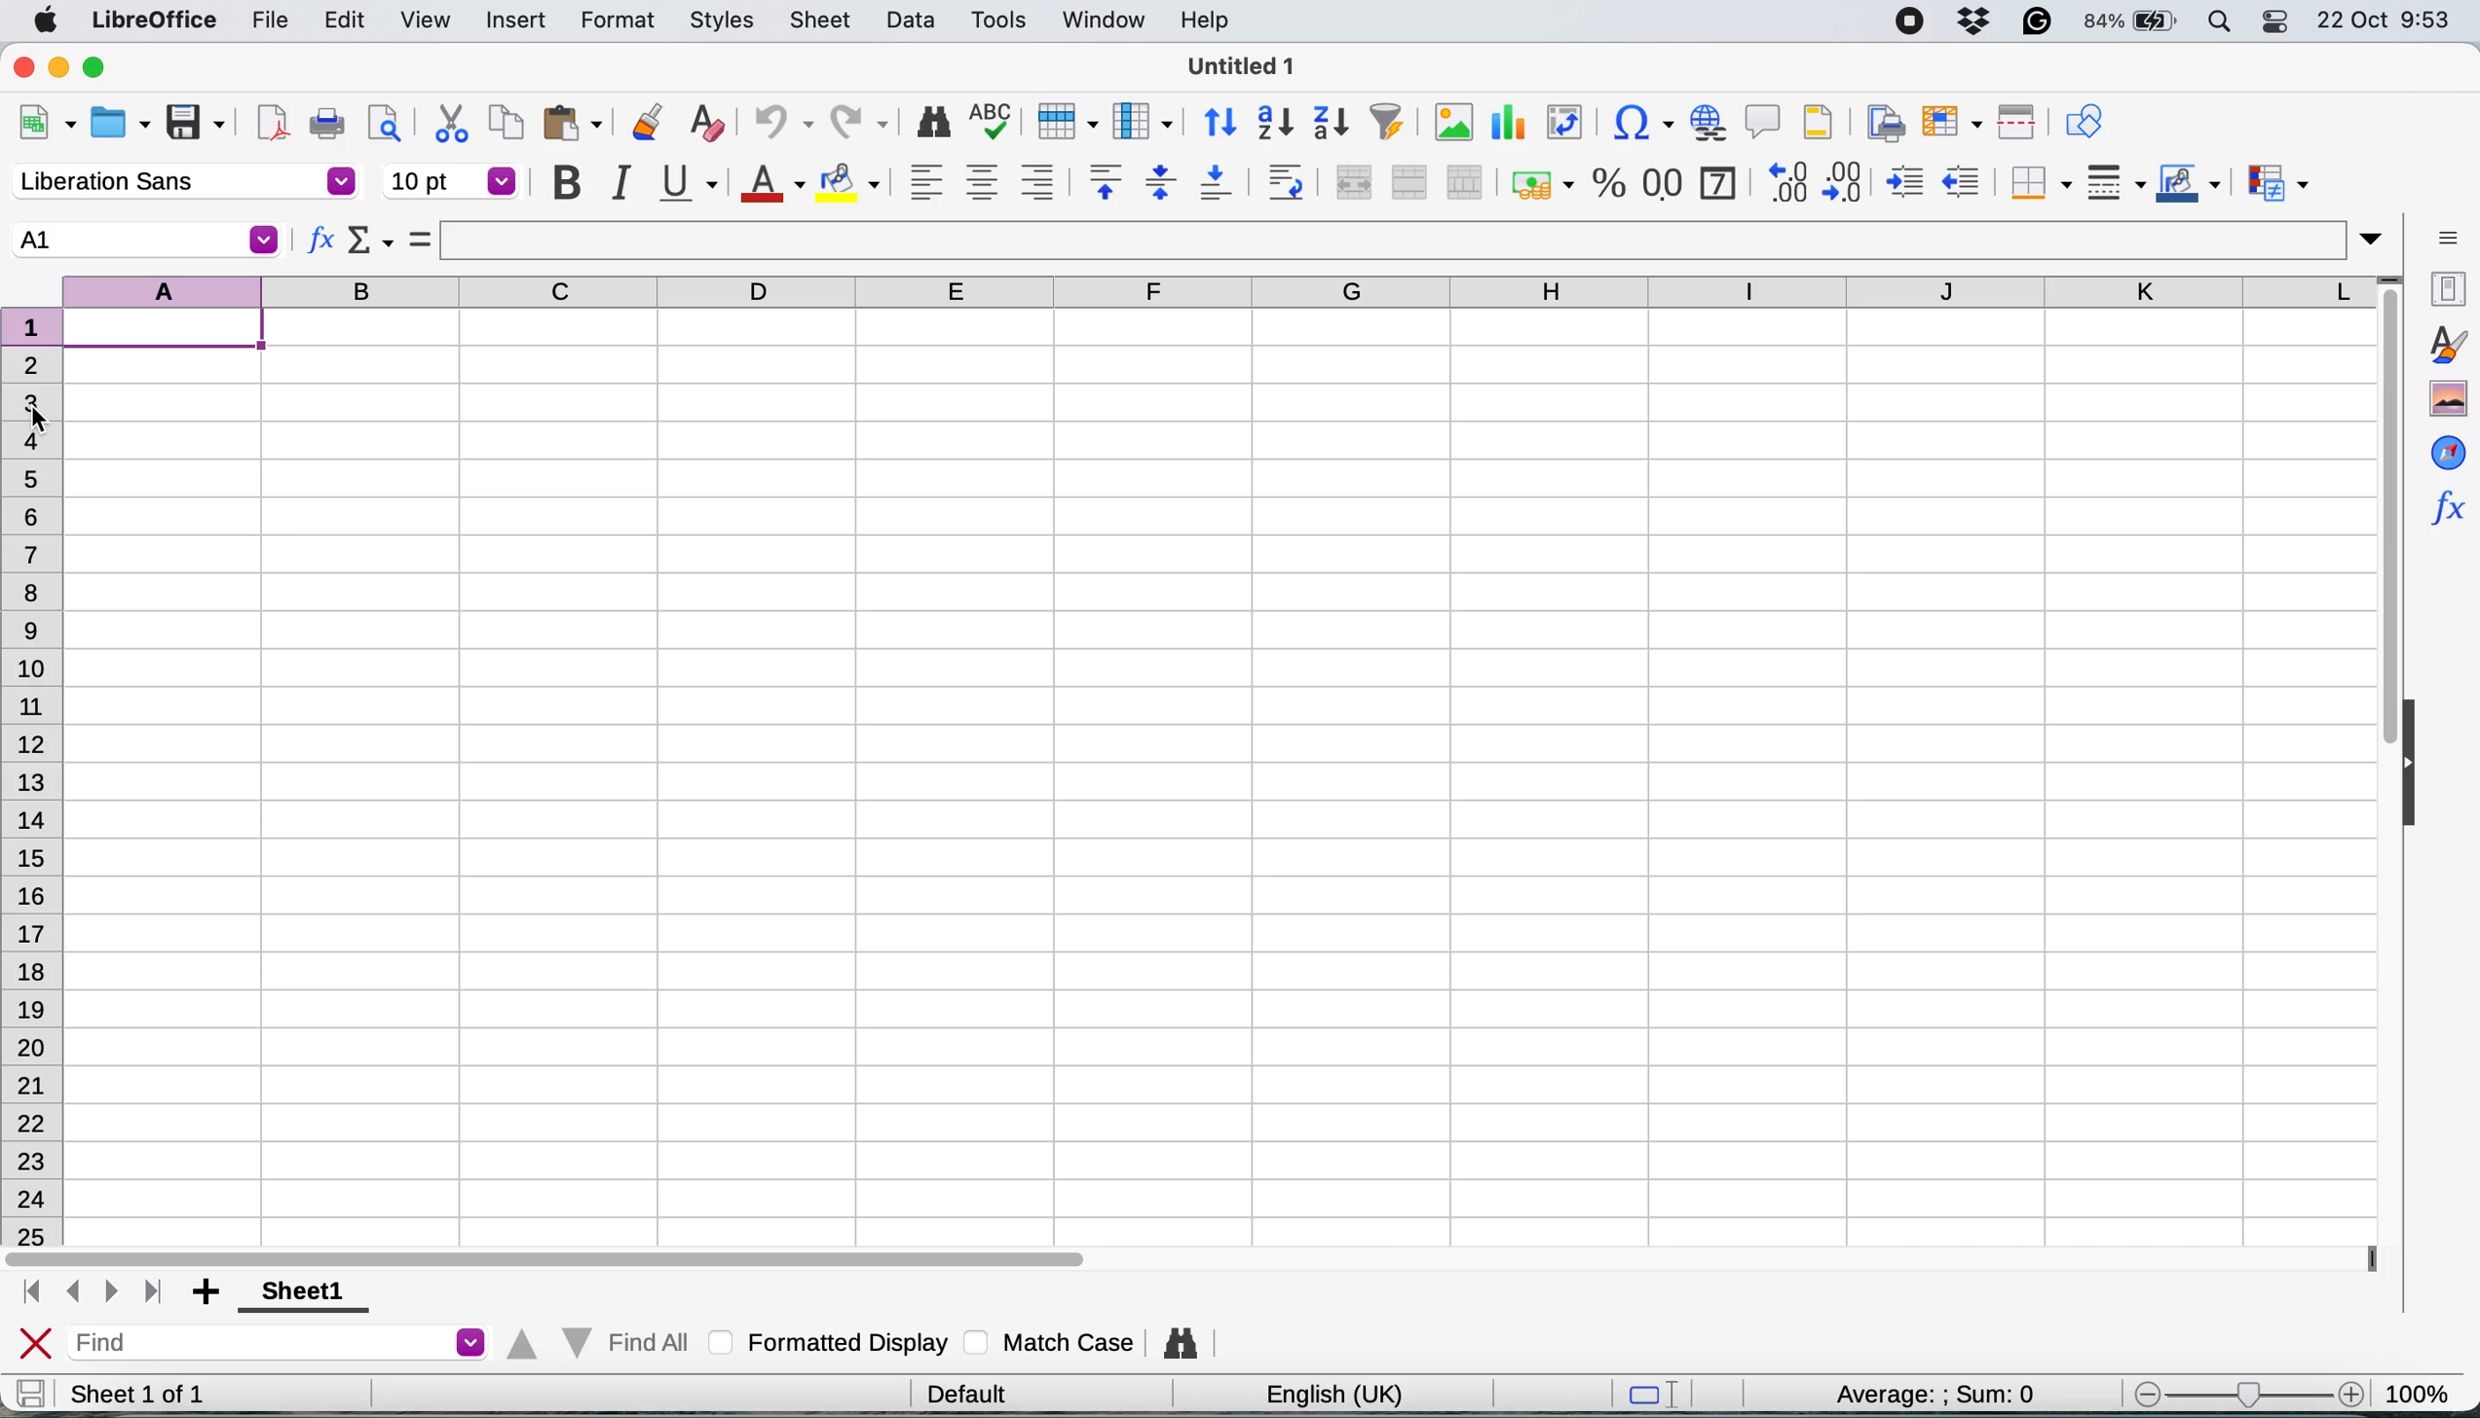 Image resolution: width=2480 pixels, height=1418 pixels. I want to click on find and replace, so click(1184, 1343).